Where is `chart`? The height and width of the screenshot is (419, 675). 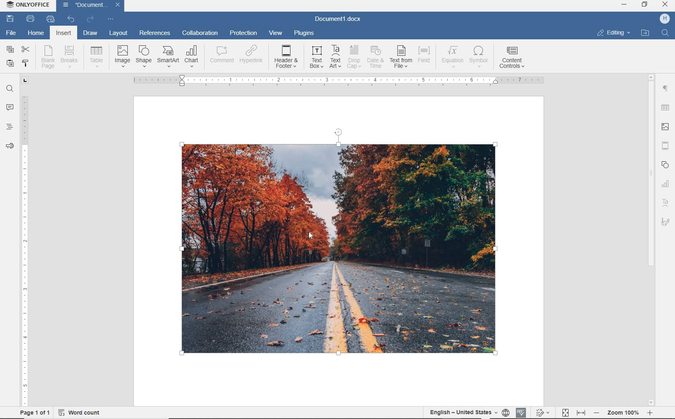
chart is located at coordinates (665, 184).